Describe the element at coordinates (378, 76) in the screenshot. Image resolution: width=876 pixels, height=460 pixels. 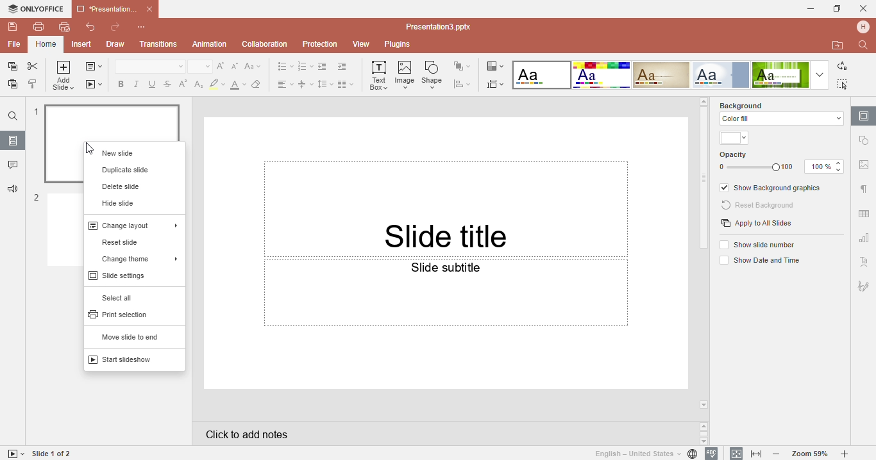
I see `Text box` at that location.